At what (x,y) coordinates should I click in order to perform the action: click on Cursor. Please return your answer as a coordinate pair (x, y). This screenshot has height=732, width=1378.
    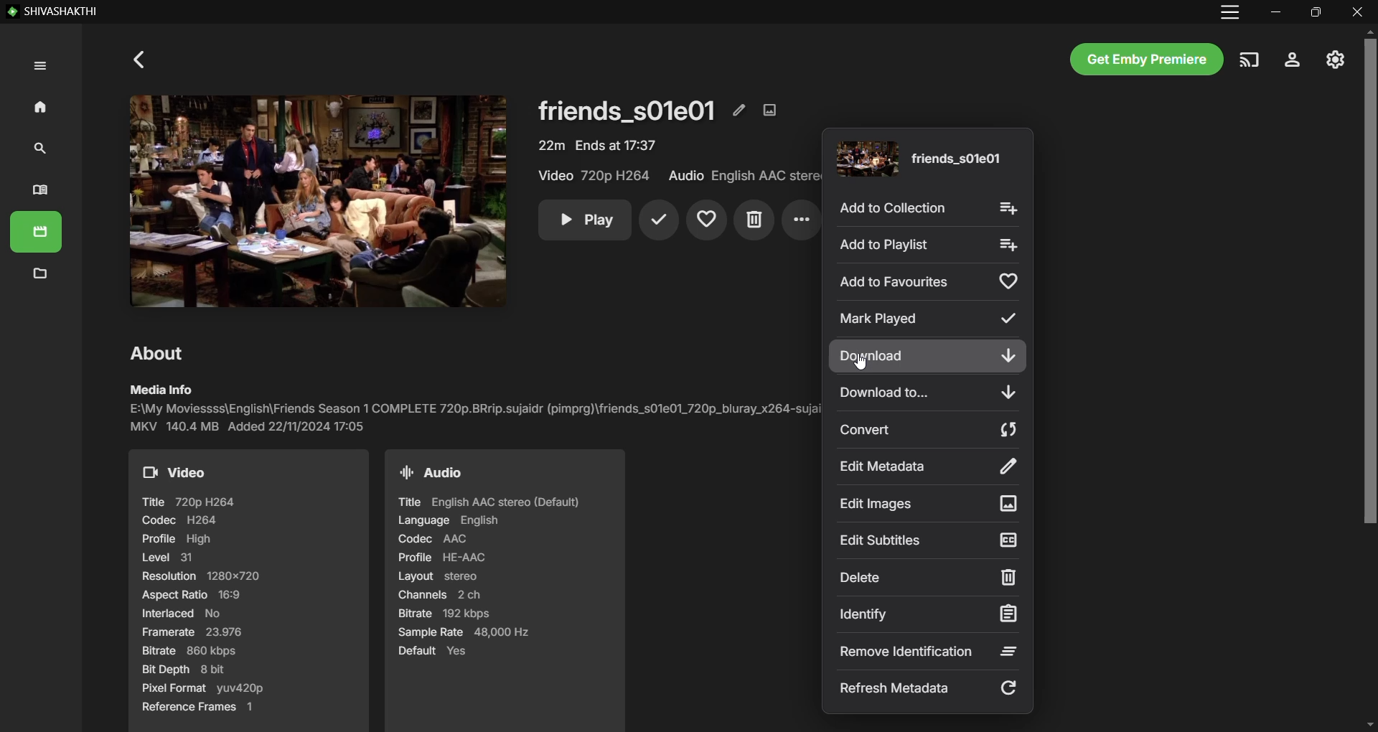
    Looking at the image, I should click on (860, 361).